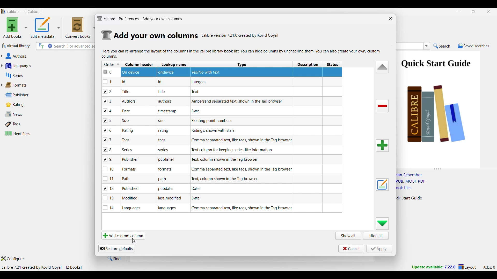 The width and height of the screenshot is (497, 279). Describe the element at coordinates (240, 207) in the screenshot. I see `Explanation` at that location.